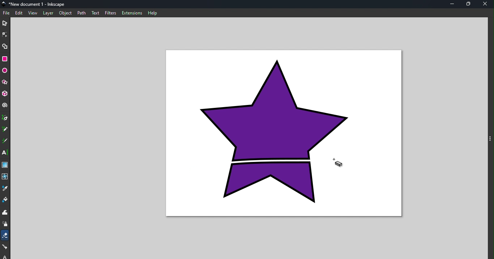  Describe the element at coordinates (111, 13) in the screenshot. I see `filters` at that location.